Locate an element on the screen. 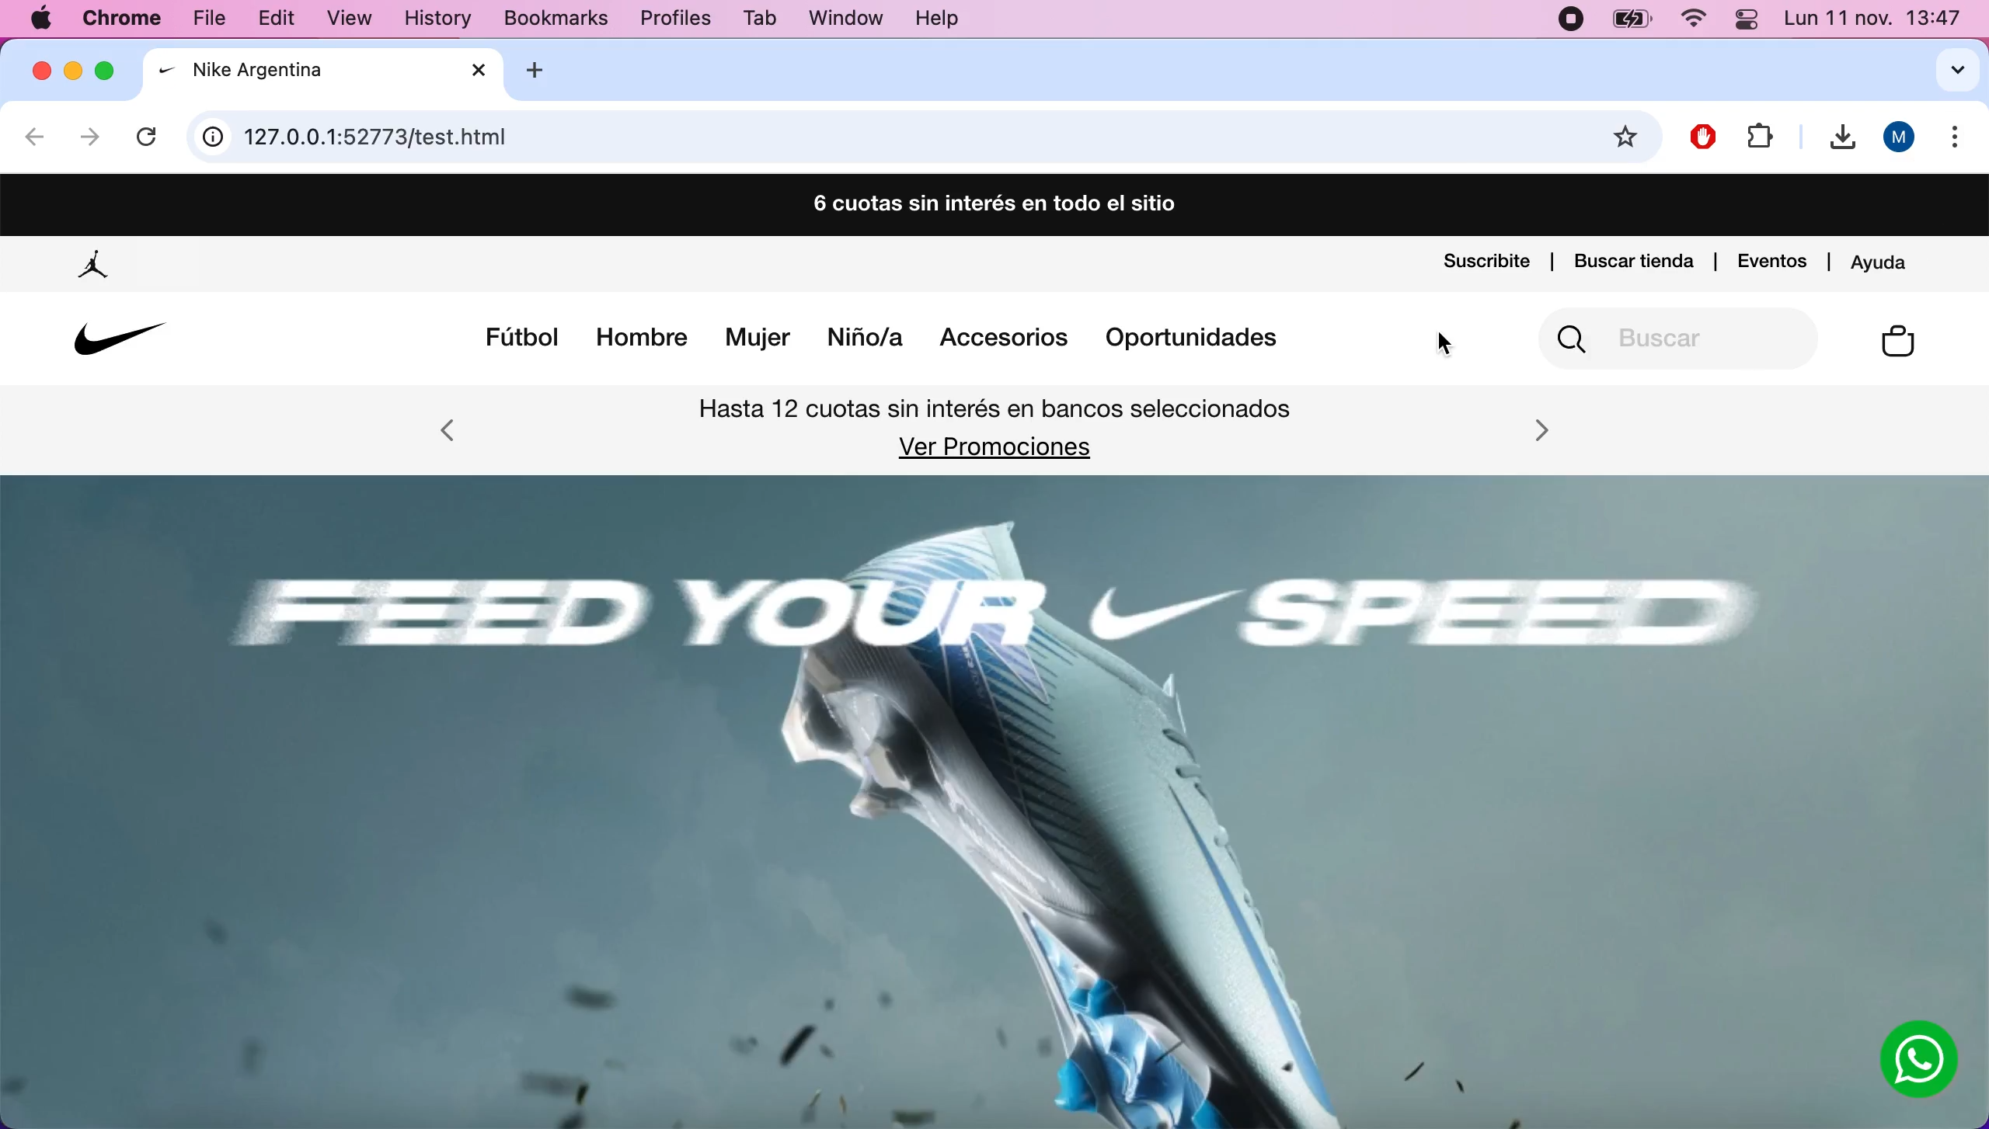 The image size is (1989, 1129). View Promotions is located at coordinates (991, 448).